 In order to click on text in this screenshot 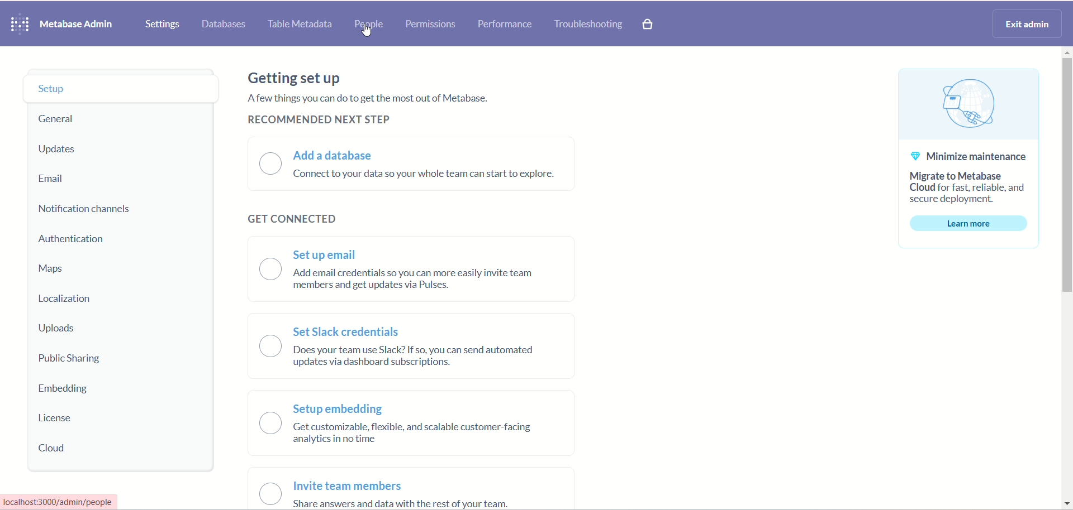, I will do `click(417, 434)`.